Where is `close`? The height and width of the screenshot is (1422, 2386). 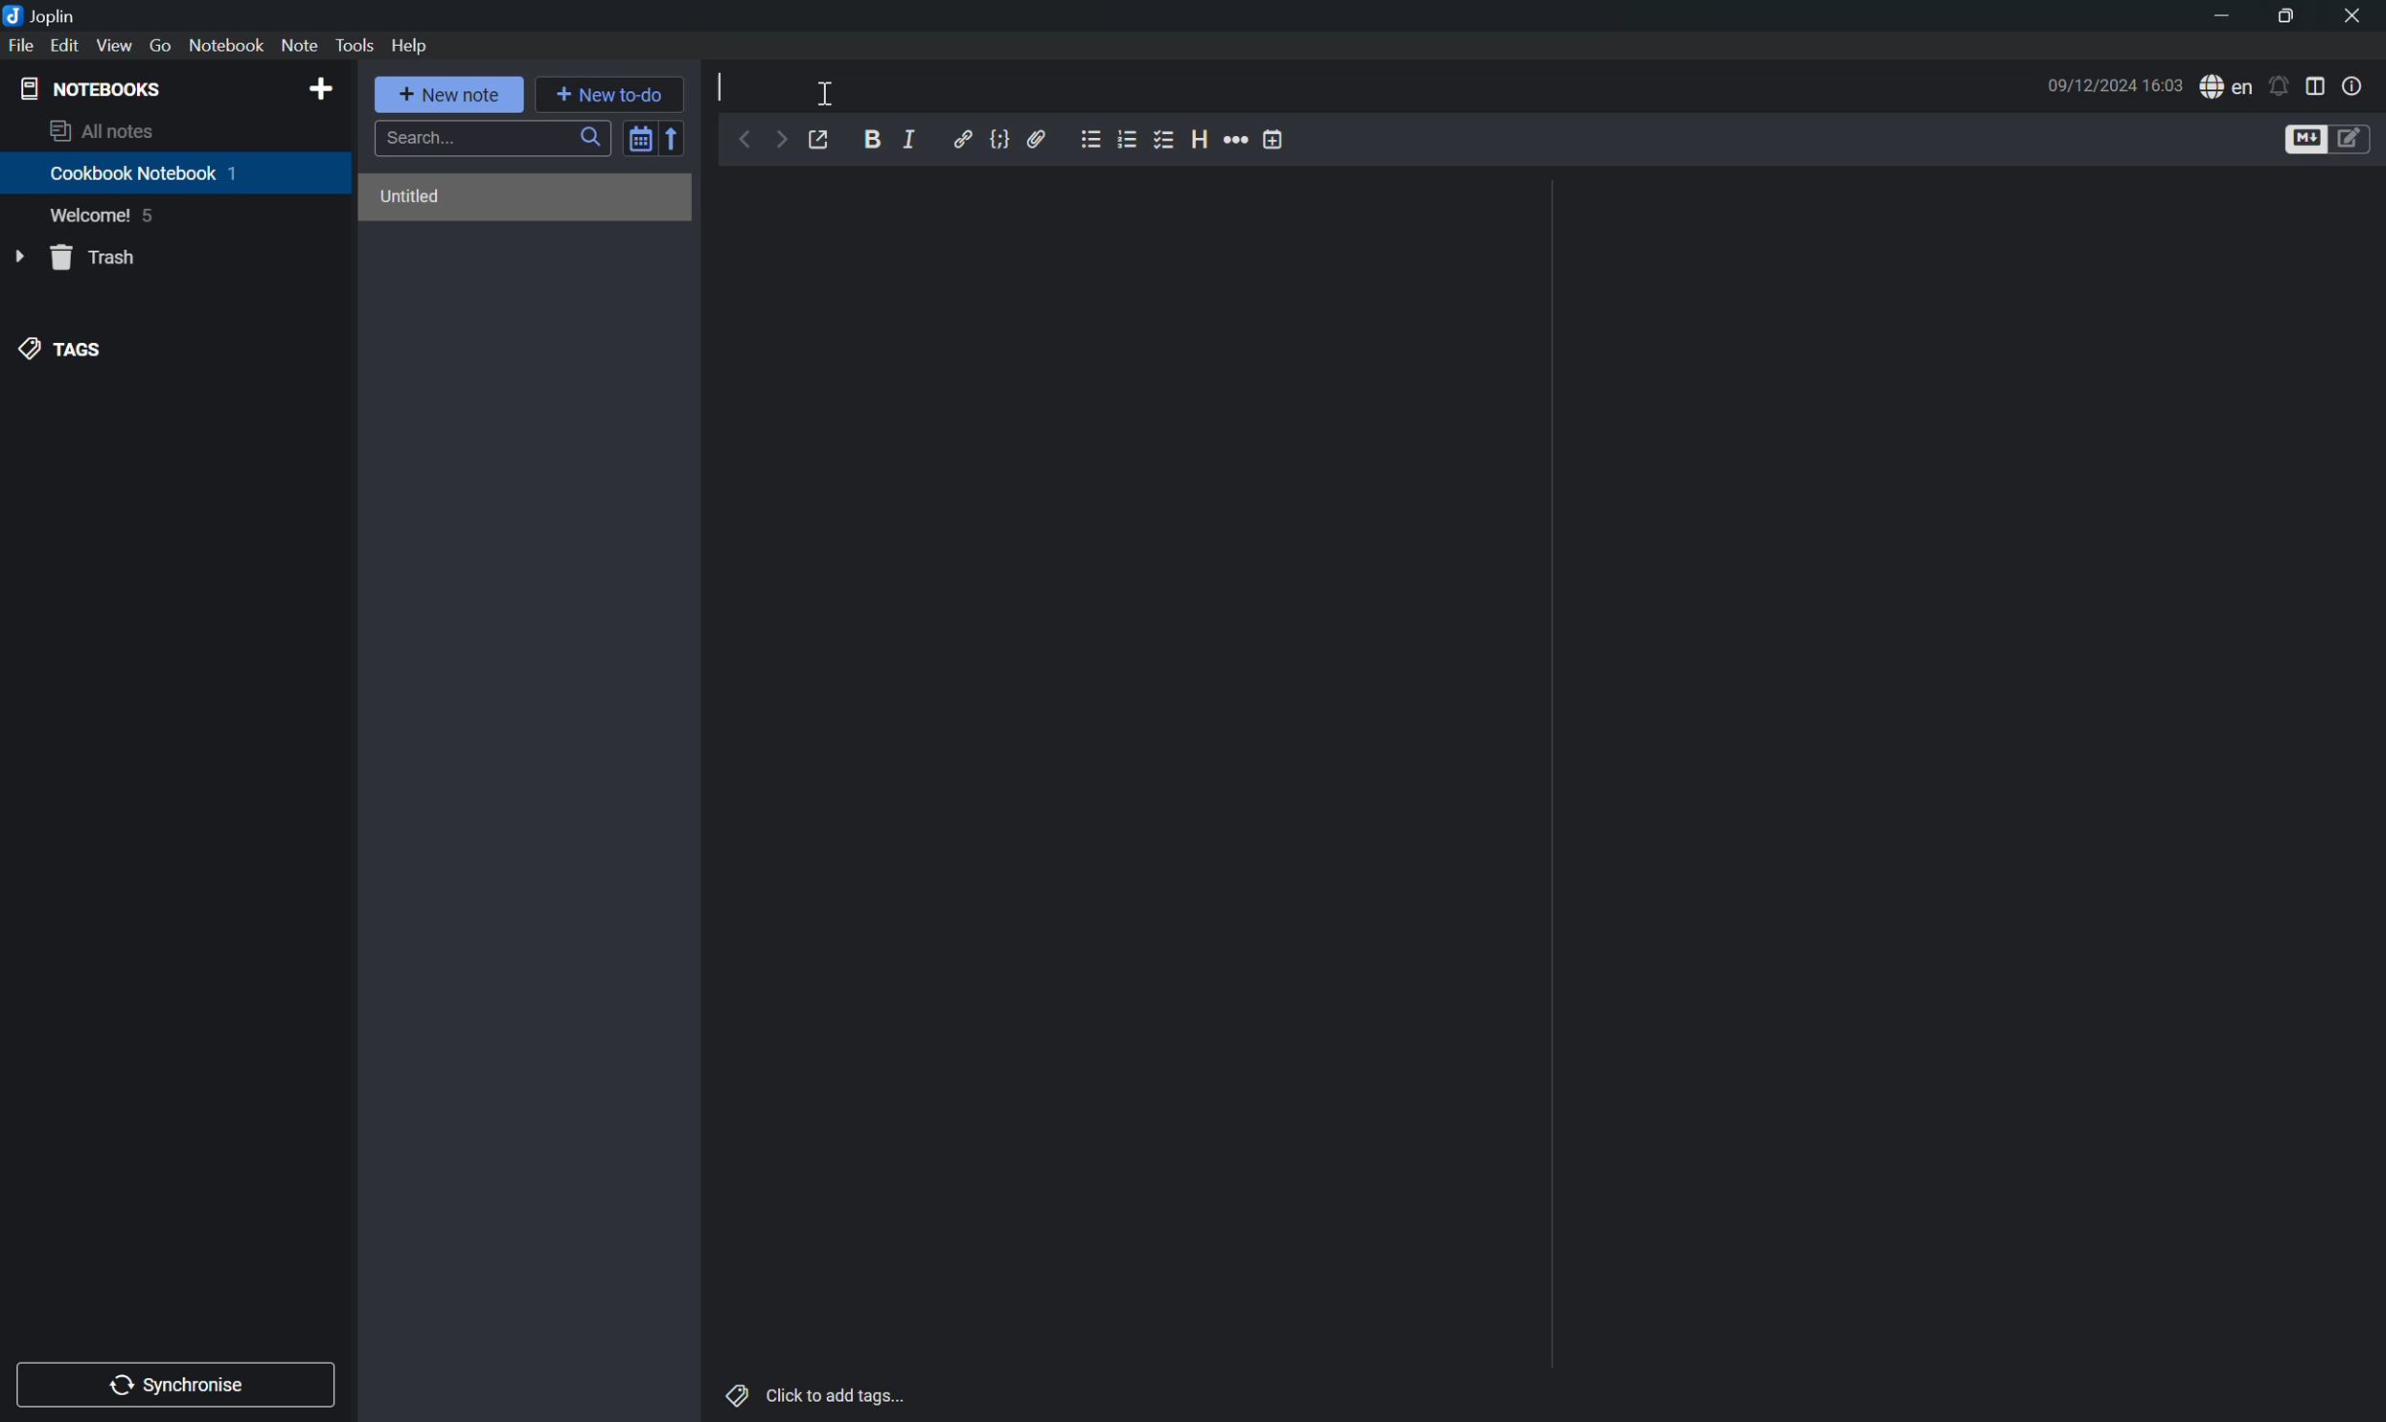
close is located at coordinates (2352, 12).